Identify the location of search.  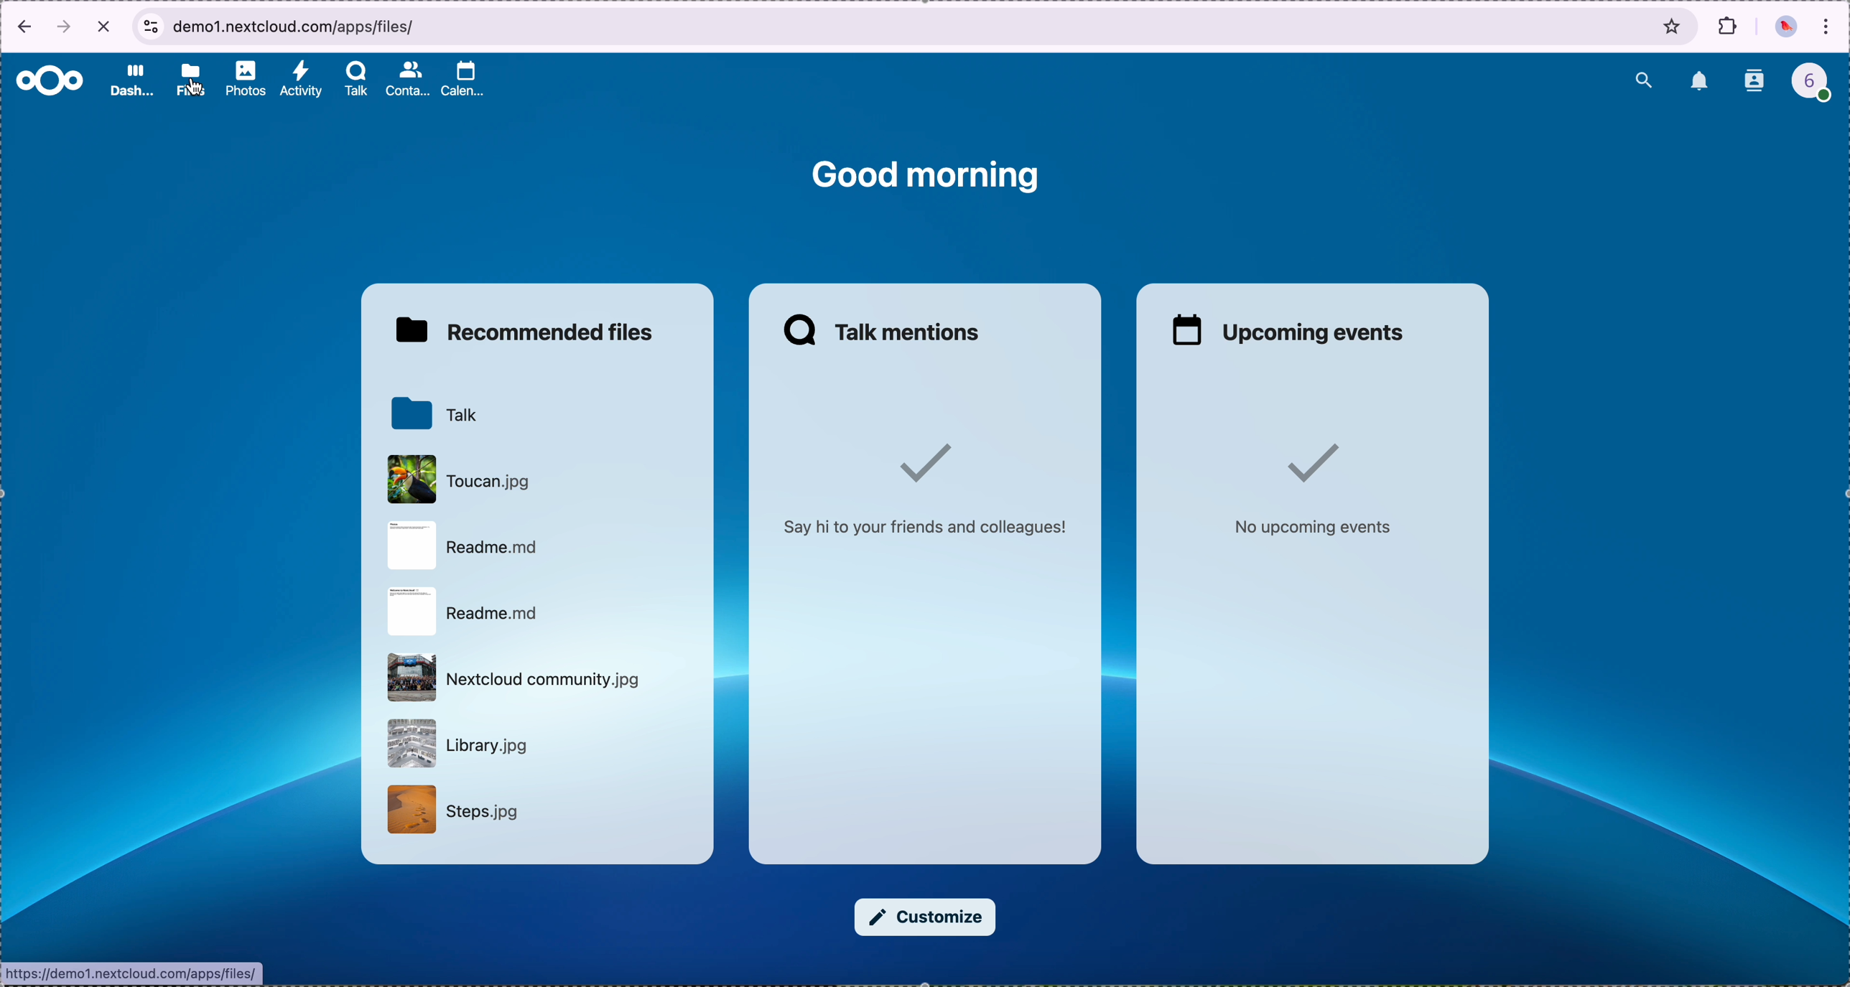
(1643, 78).